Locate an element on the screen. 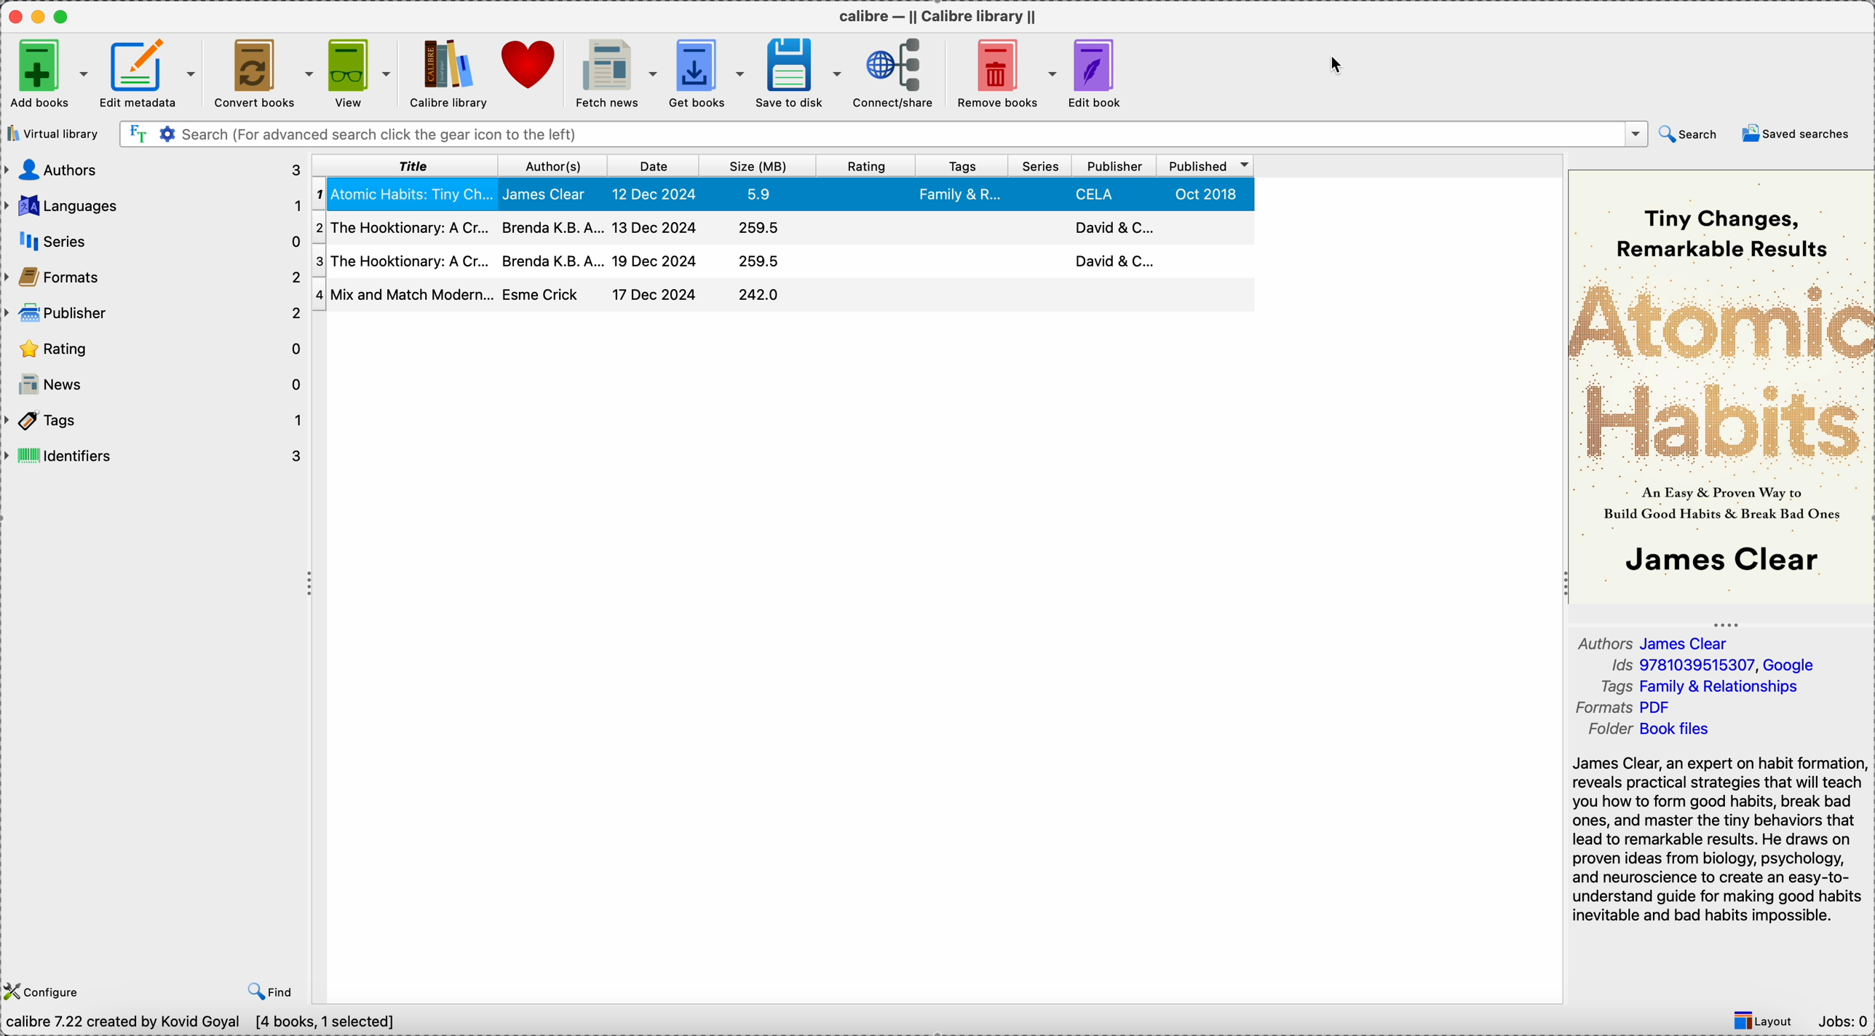  options is located at coordinates (1635, 135).